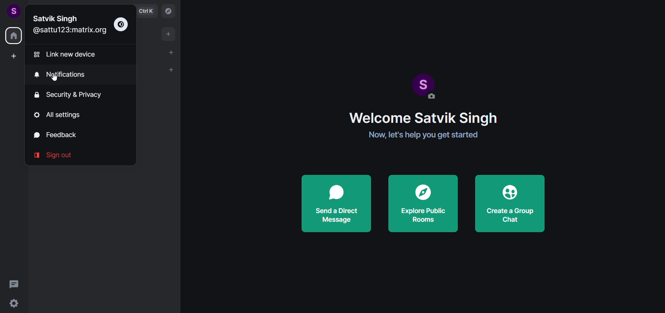 This screenshot has width=665, height=313. Describe the element at coordinates (423, 82) in the screenshot. I see `display picture` at that location.